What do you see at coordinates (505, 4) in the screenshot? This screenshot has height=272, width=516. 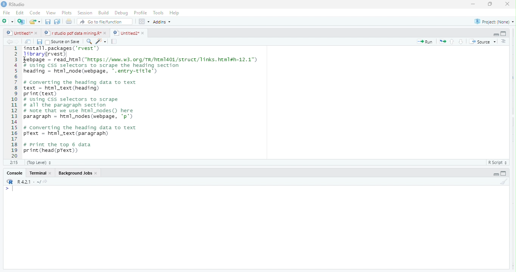 I see `close` at bounding box center [505, 4].